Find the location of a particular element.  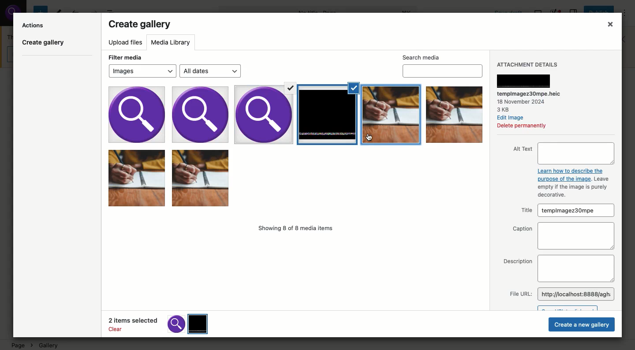

Selected is located at coordinates (297, 116).